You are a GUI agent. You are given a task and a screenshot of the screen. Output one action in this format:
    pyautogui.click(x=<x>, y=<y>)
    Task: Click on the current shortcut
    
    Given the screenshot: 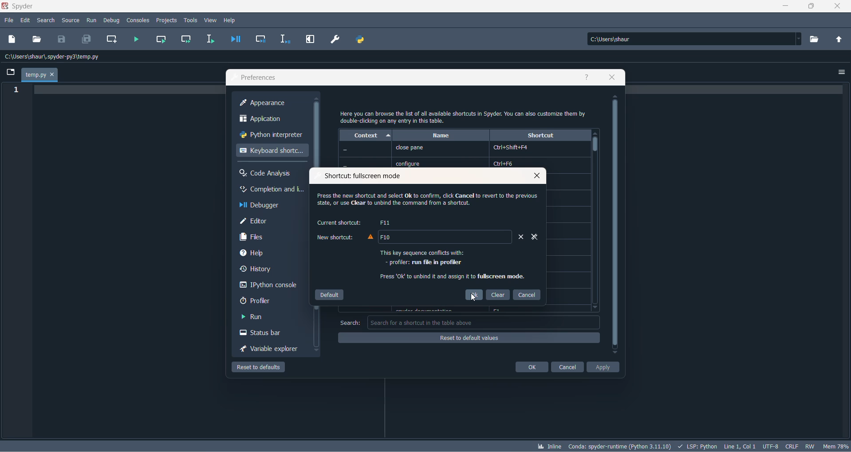 What is the action you would take?
    pyautogui.click(x=339, y=223)
    